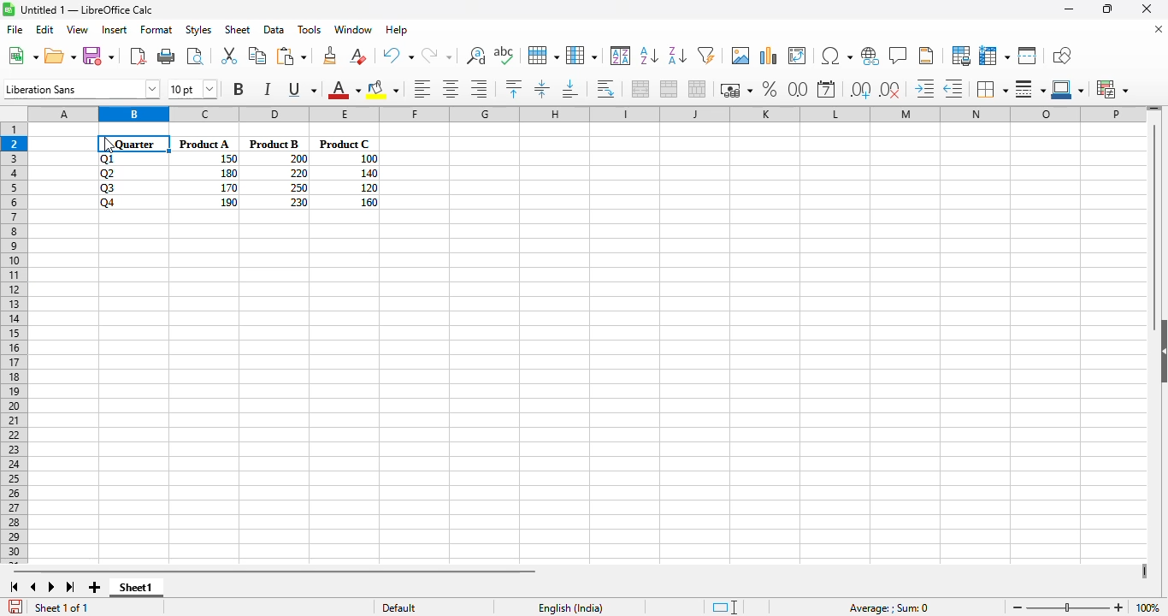  I want to click on wrap text, so click(606, 89).